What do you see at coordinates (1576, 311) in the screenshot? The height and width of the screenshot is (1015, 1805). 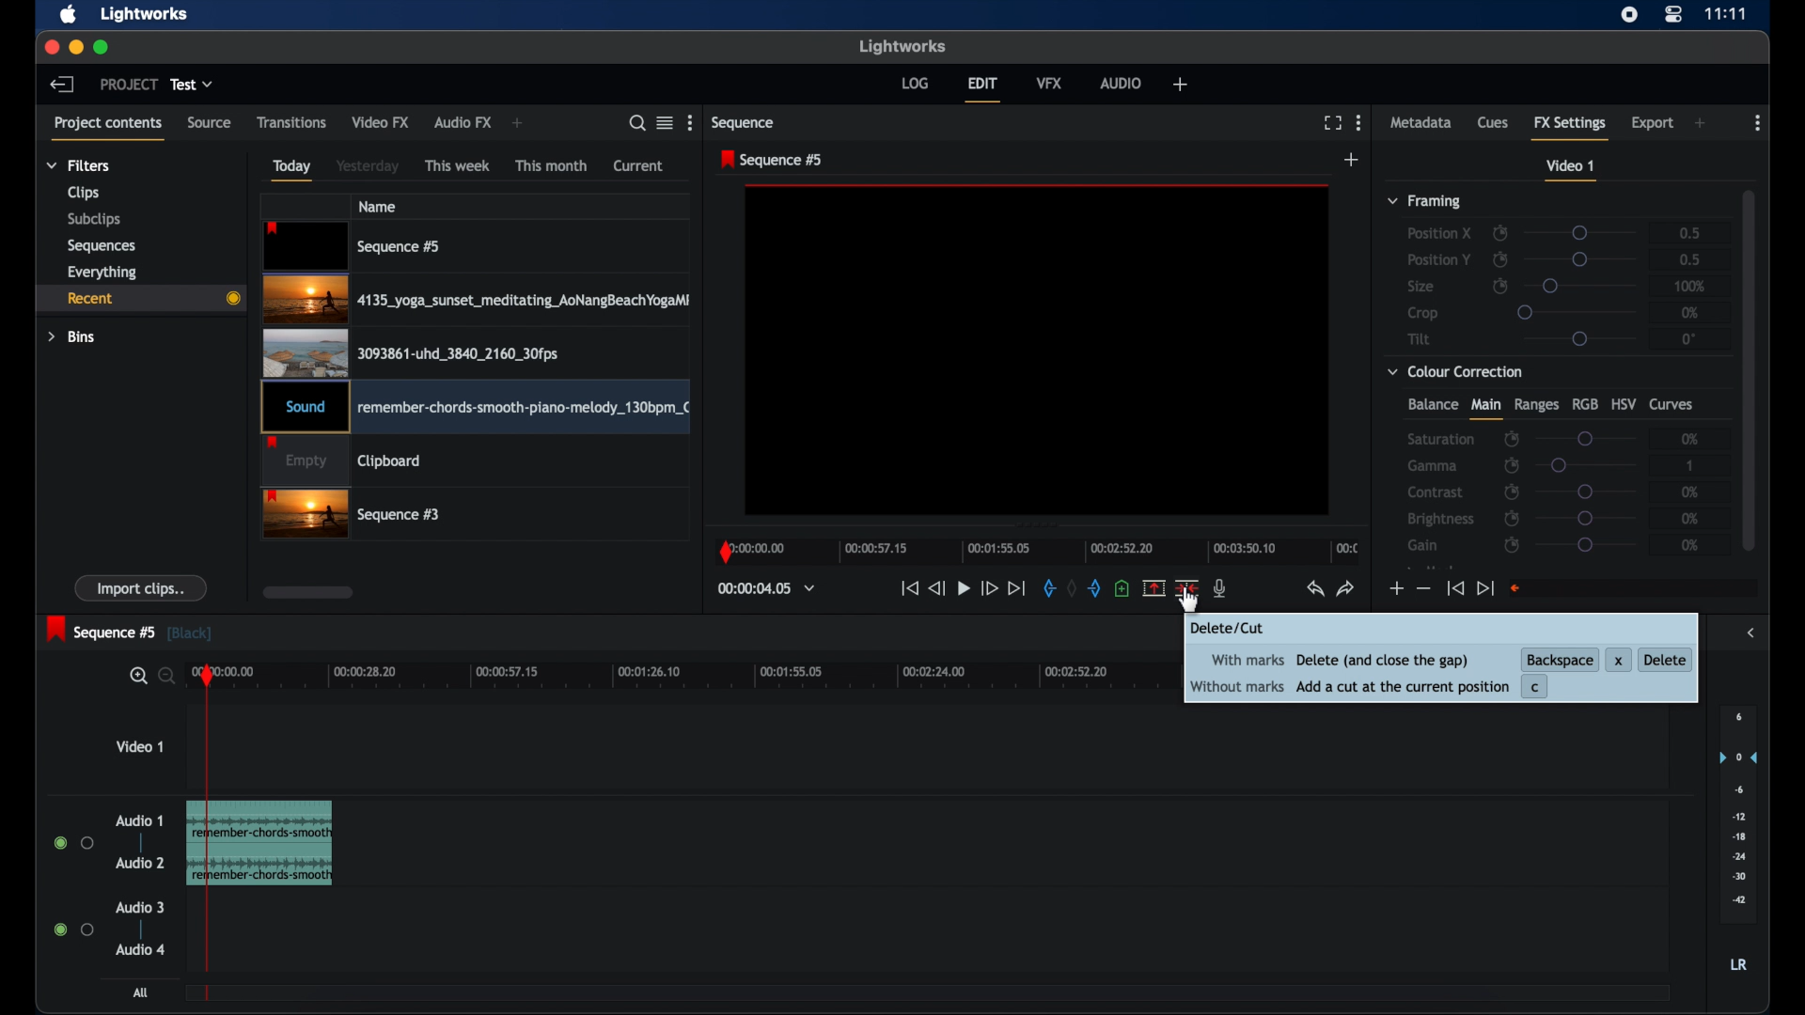 I see `slider` at bounding box center [1576, 311].